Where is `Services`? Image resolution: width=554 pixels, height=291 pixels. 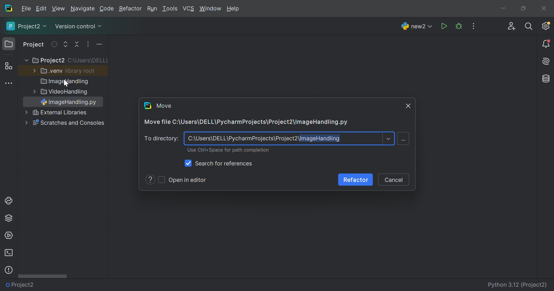
Services is located at coordinates (8, 236).